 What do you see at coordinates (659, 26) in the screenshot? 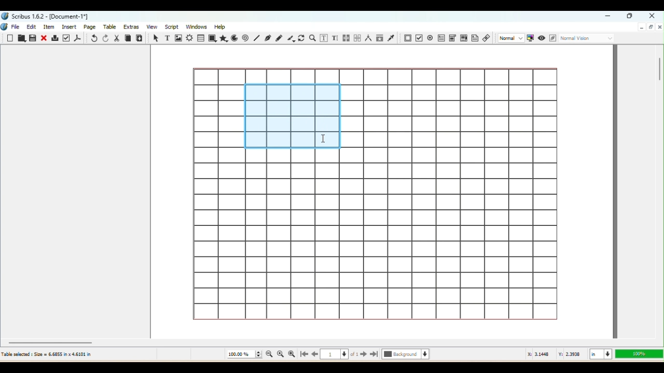
I see `Close document` at bounding box center [659, 26].